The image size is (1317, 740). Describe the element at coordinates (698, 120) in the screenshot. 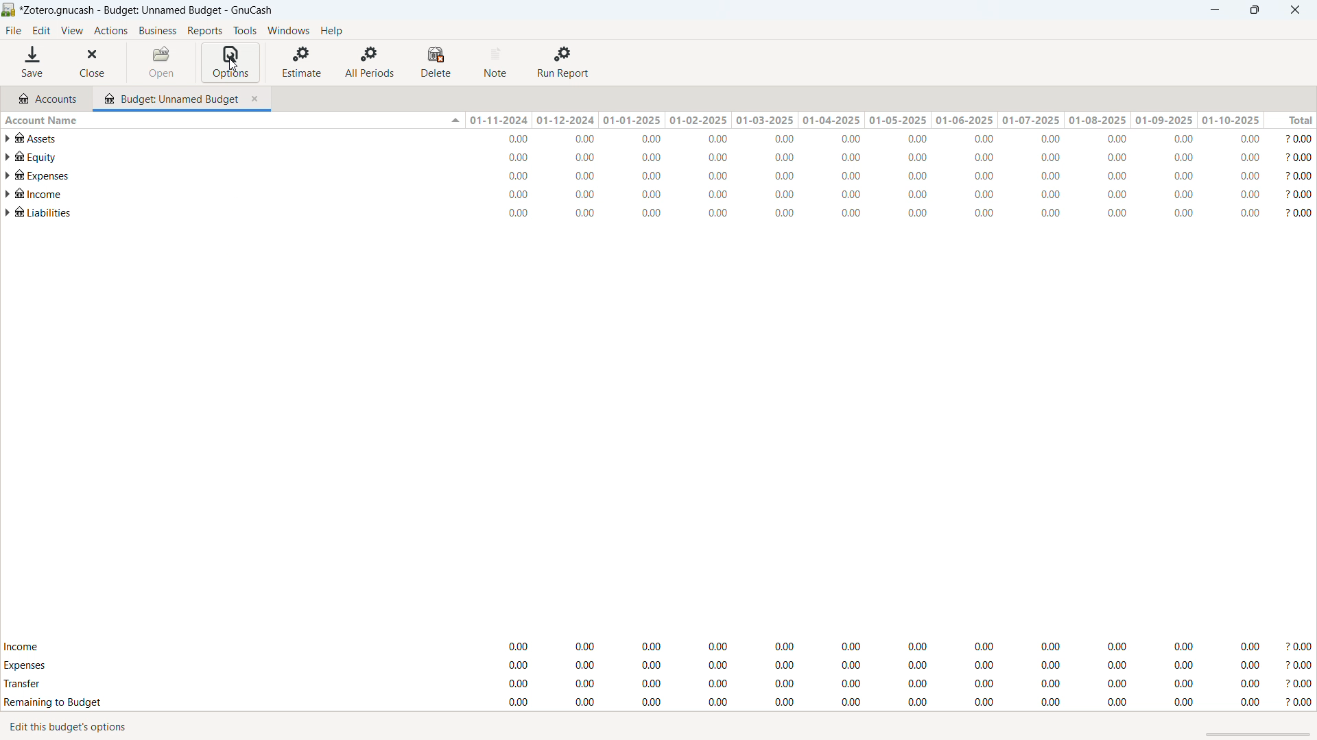

I see `01-02-2025` at that location.